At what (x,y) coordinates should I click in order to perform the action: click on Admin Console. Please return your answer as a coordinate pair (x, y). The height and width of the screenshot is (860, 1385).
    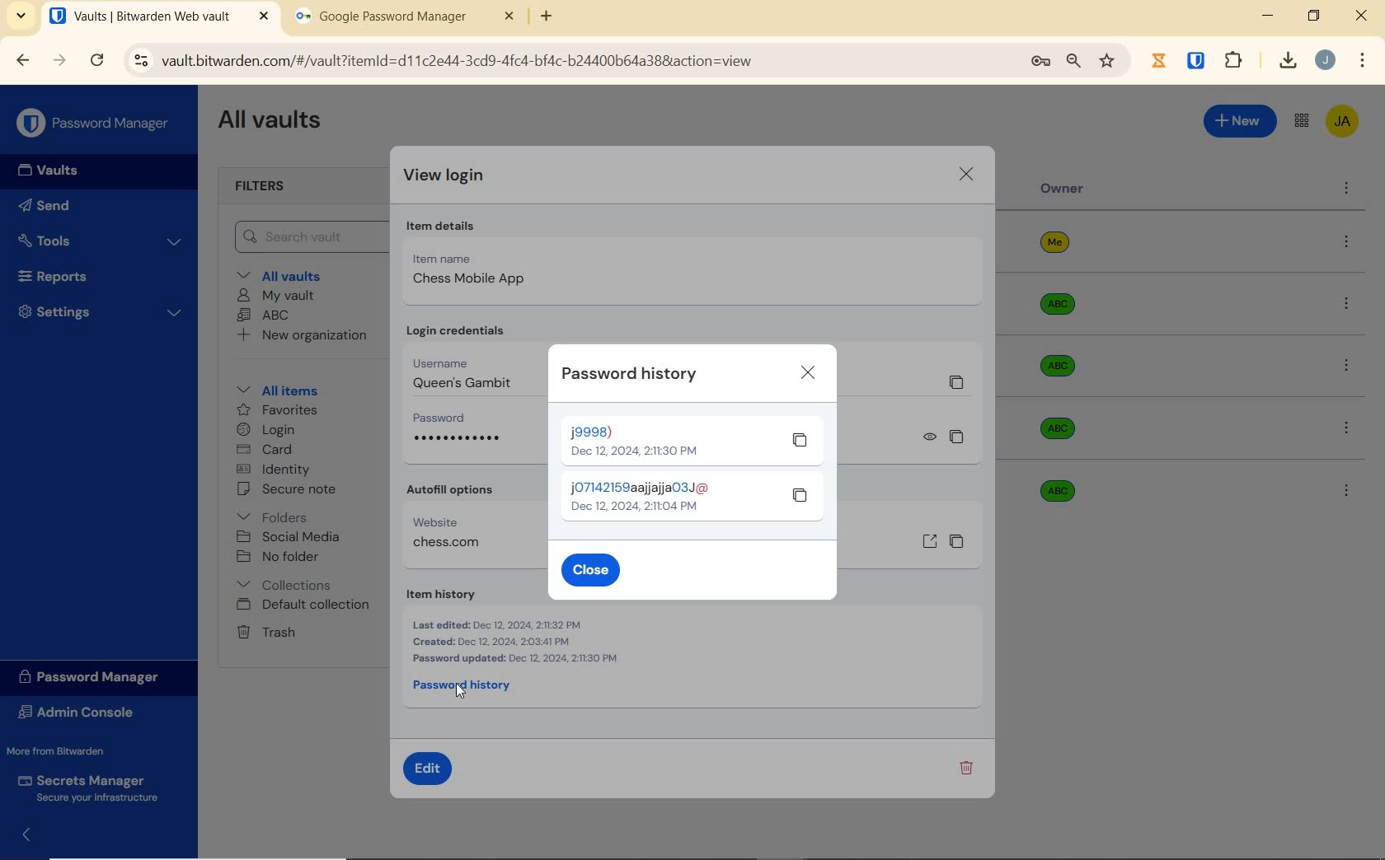
    Looking at the image, I should click on (86, 714).